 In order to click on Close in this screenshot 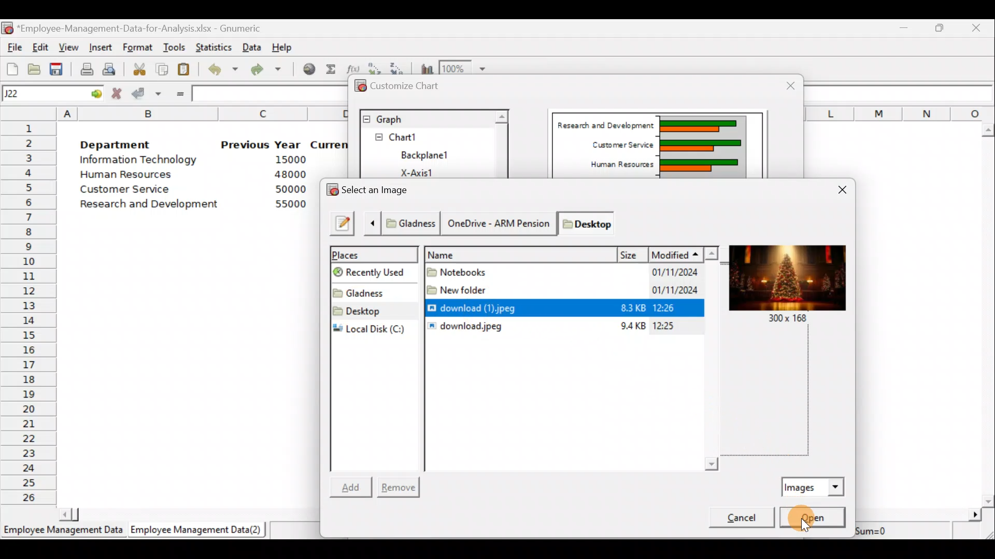, I will do `click(978, 27)`.